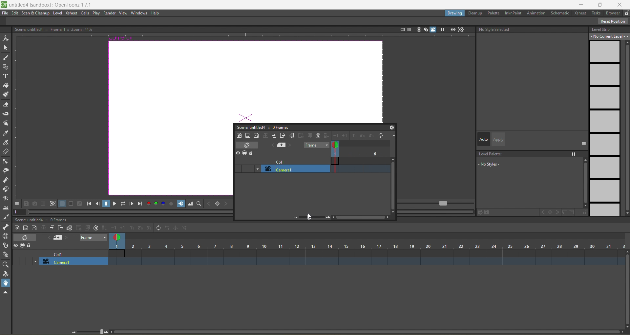 The height and width of the screenshot is (335, 630). Describe the element at coordinates (581, 13) in the screenshot. I see `xsheet` at that location.